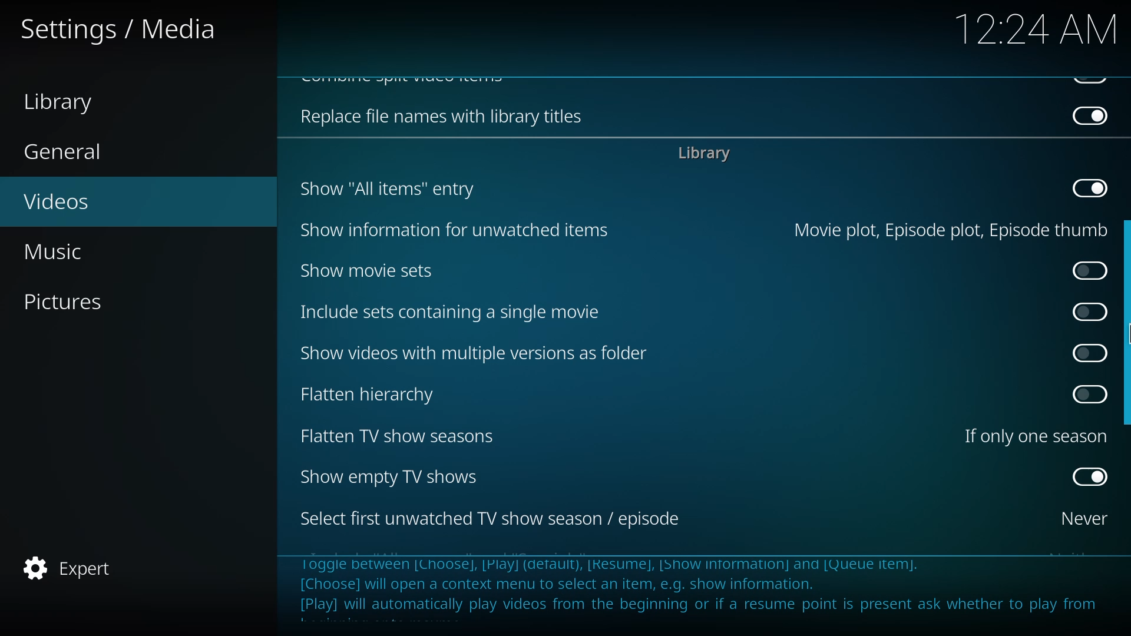  Describe the element at coordinates (1034, 28) in the screenshot. I see `time` at that location.